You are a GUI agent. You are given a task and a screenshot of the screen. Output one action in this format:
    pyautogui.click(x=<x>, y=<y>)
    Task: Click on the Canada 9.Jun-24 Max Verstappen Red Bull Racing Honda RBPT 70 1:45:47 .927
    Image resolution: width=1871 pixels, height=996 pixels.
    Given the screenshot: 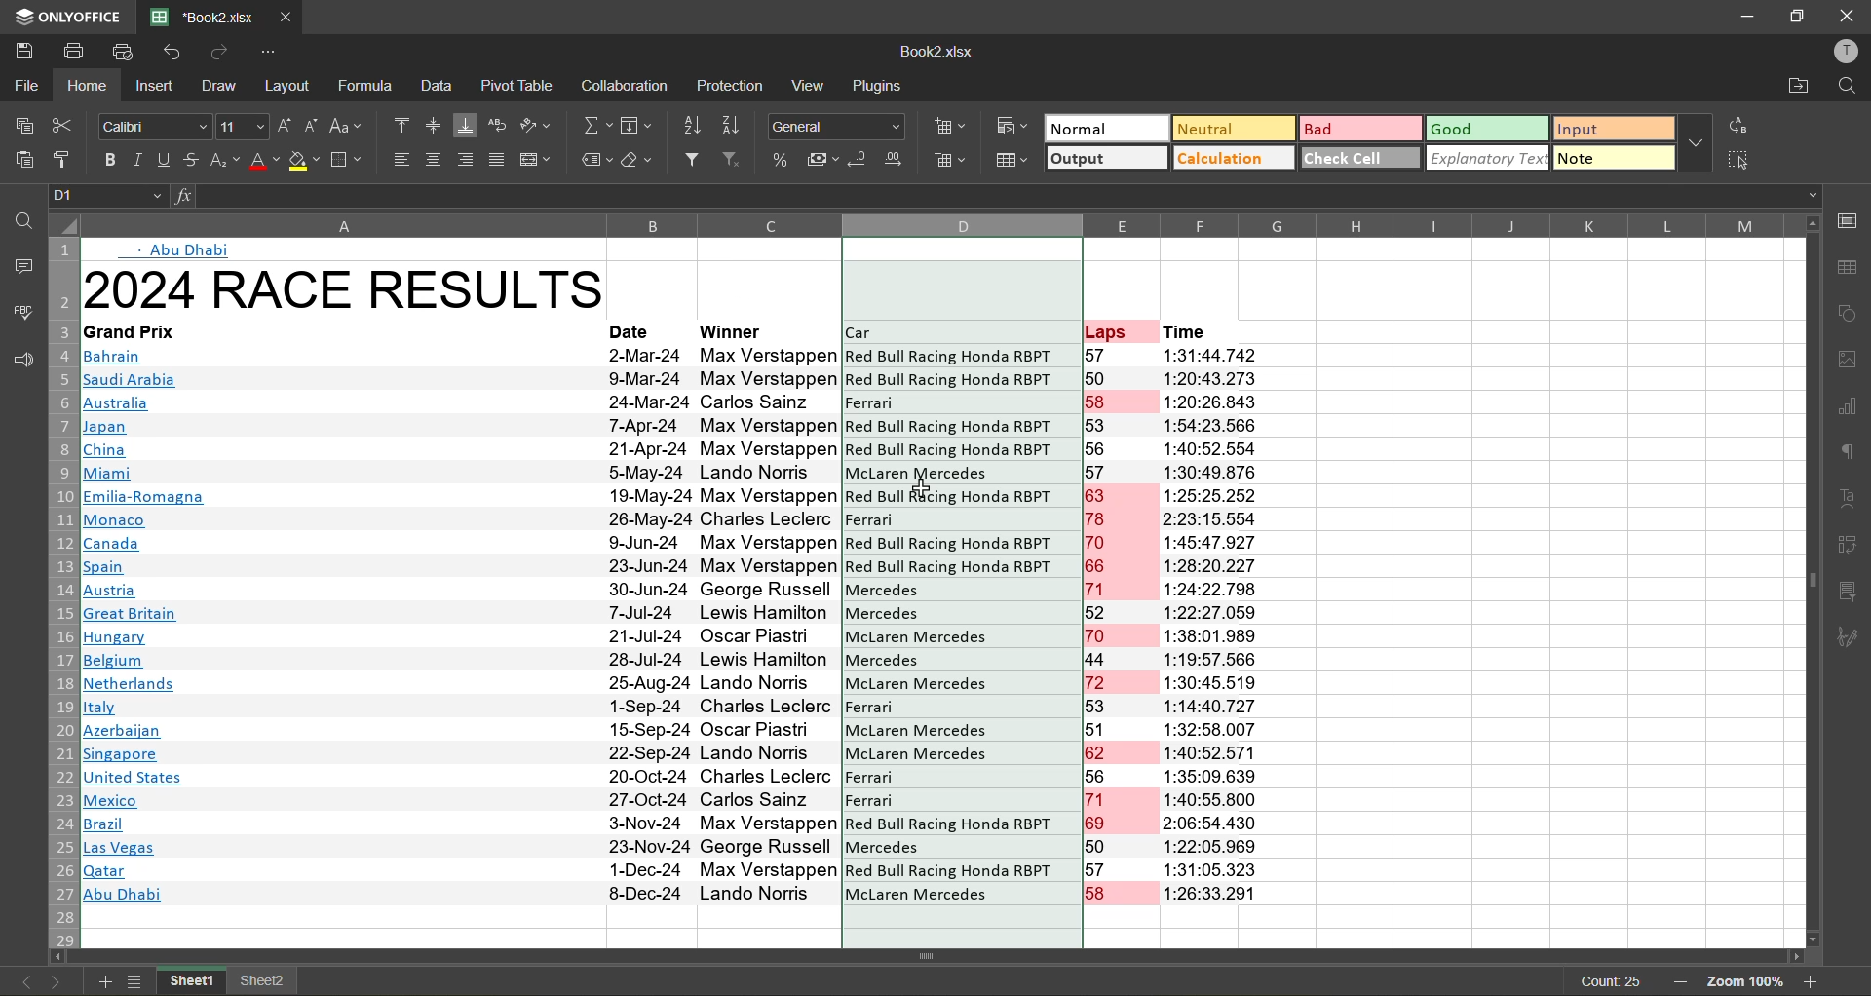 What is the action you would take?
    pyautogui.click(x=668, y=543)
    